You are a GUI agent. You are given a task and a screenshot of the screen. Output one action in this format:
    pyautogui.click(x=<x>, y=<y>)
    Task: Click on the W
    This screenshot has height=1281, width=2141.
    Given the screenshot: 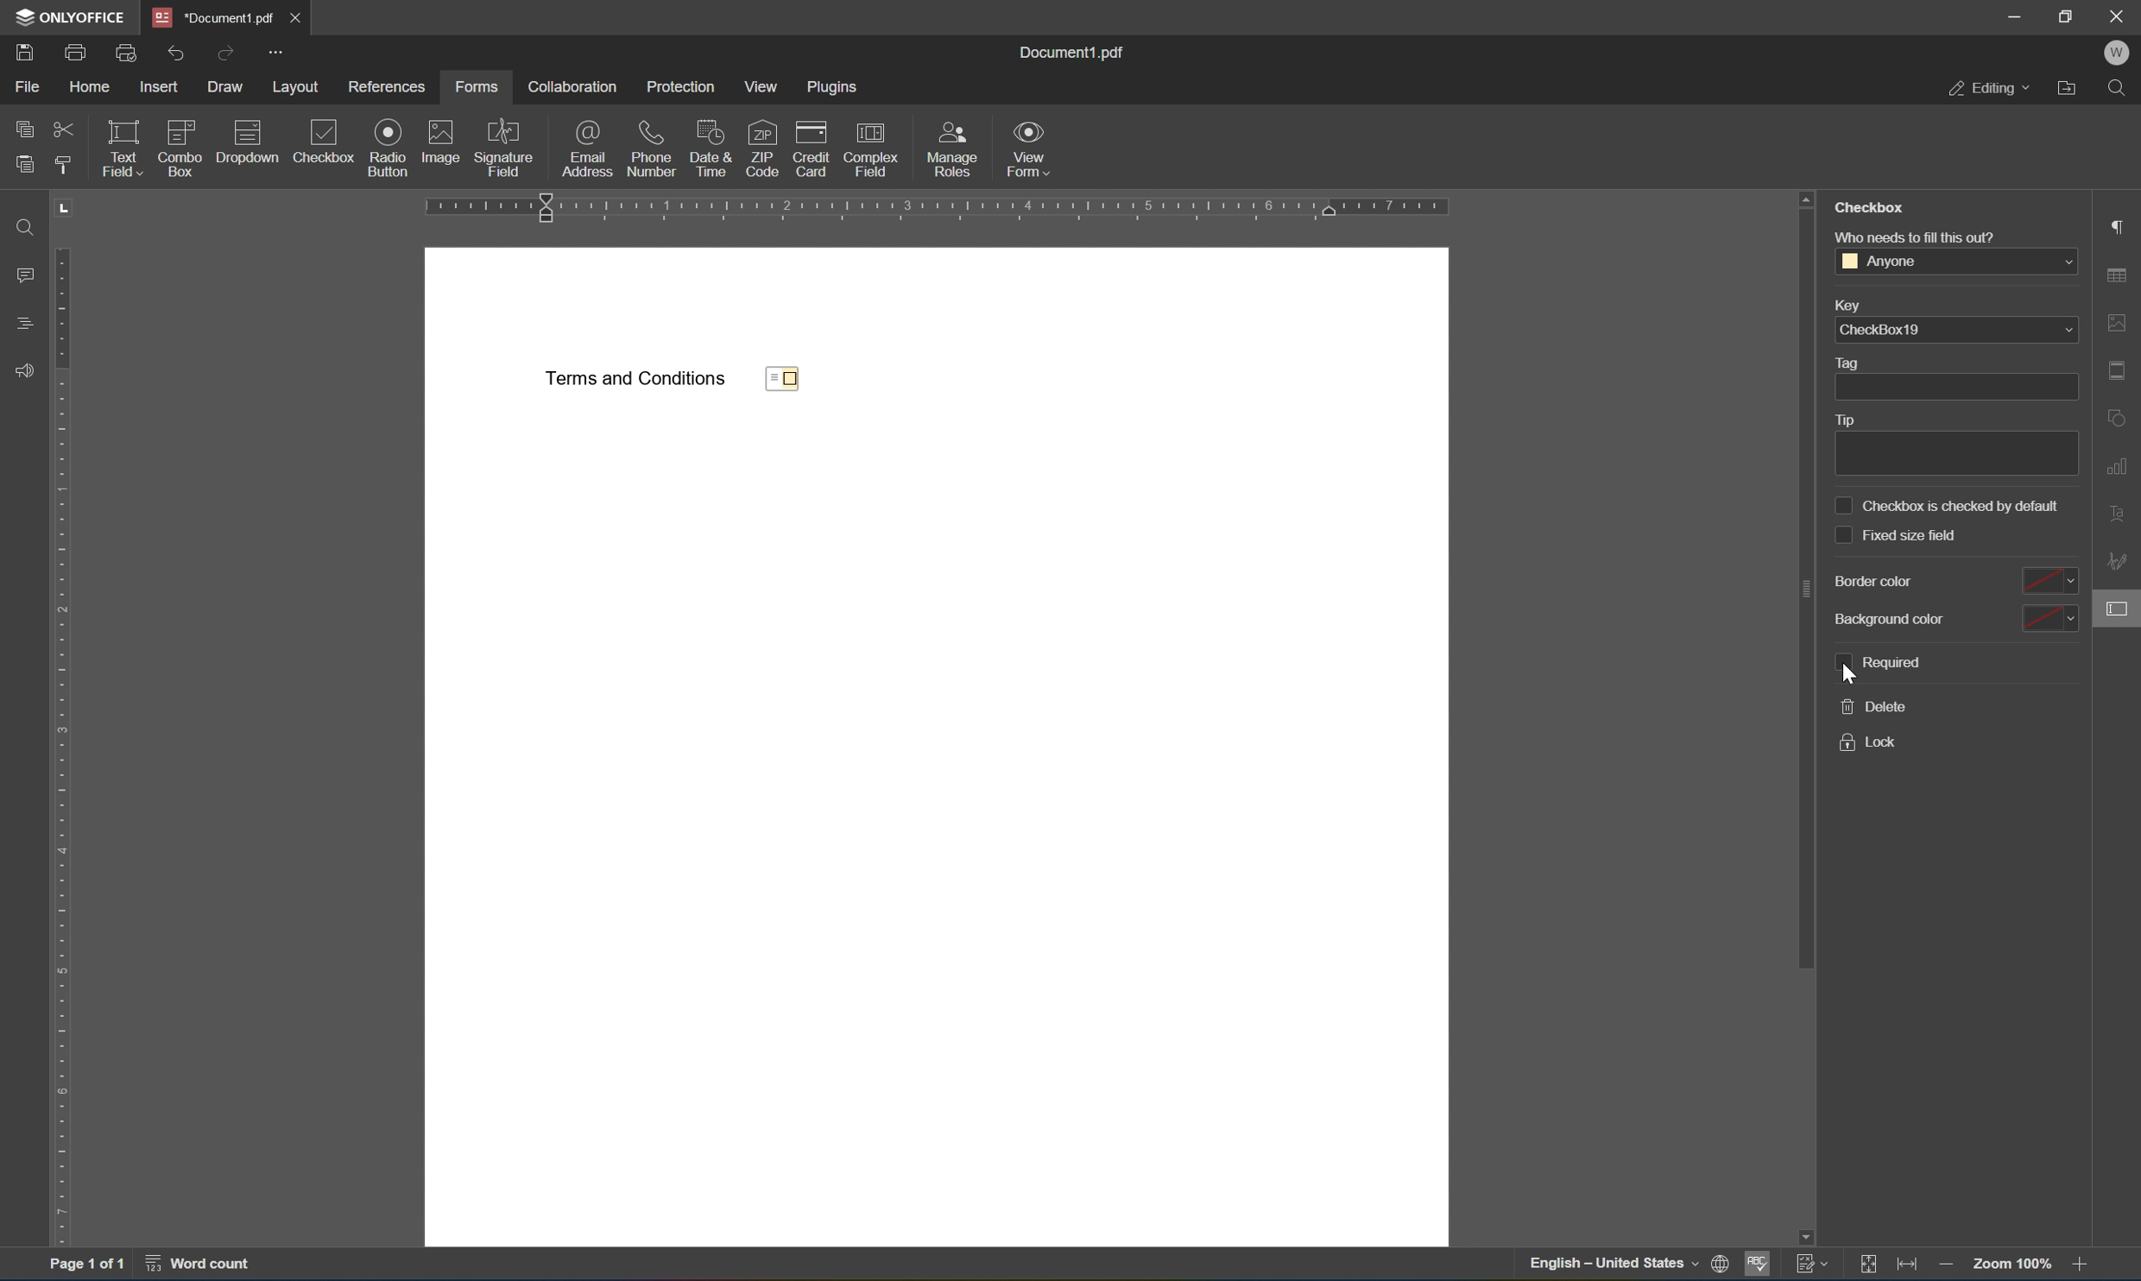 What is the action you would take?
    pyautogui.click(x=2122, y=52)
    